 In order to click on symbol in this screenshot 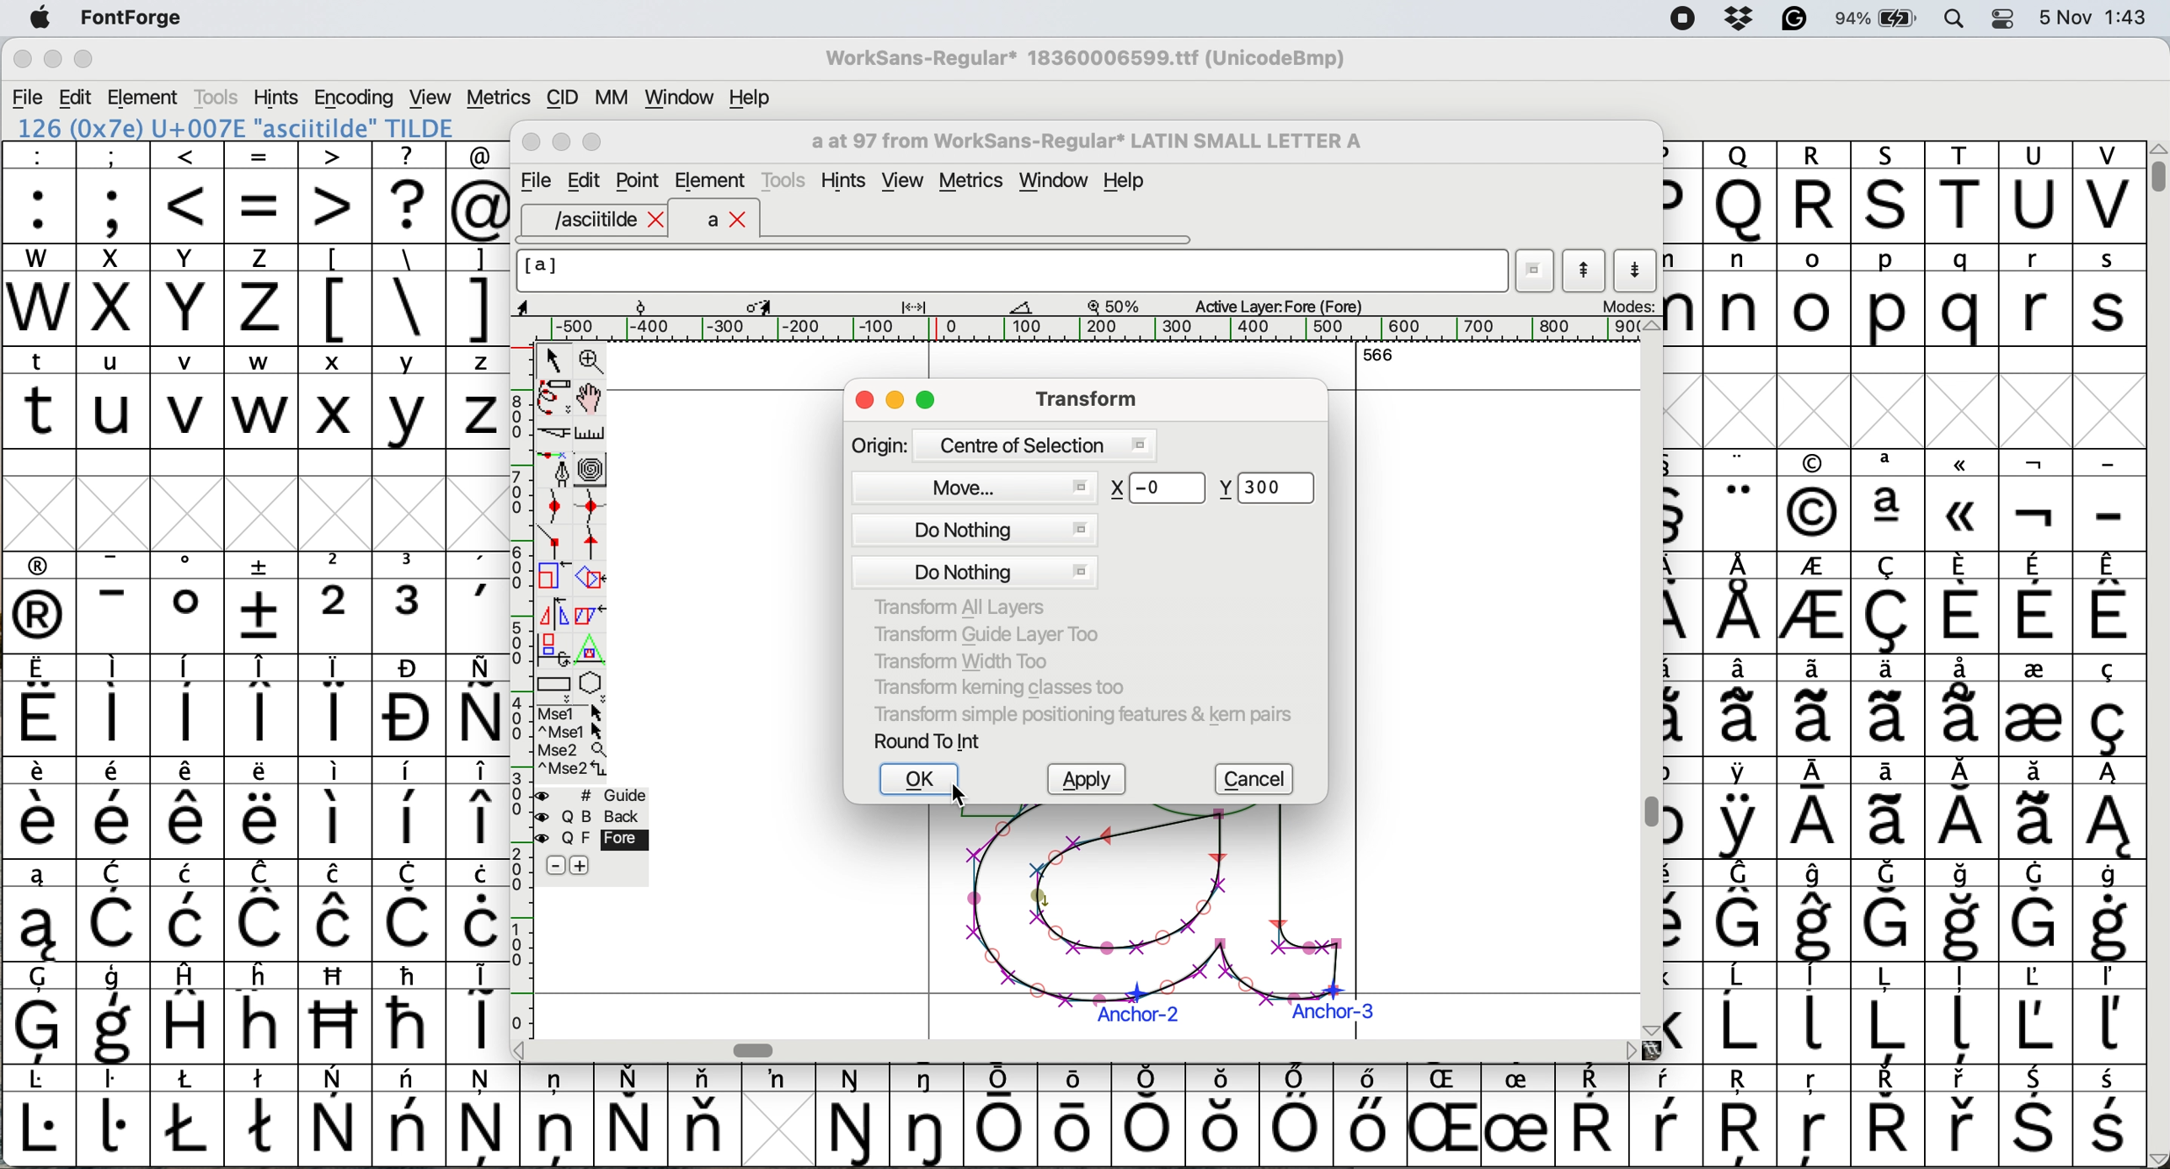, I will do `click(1517, 1117)`.